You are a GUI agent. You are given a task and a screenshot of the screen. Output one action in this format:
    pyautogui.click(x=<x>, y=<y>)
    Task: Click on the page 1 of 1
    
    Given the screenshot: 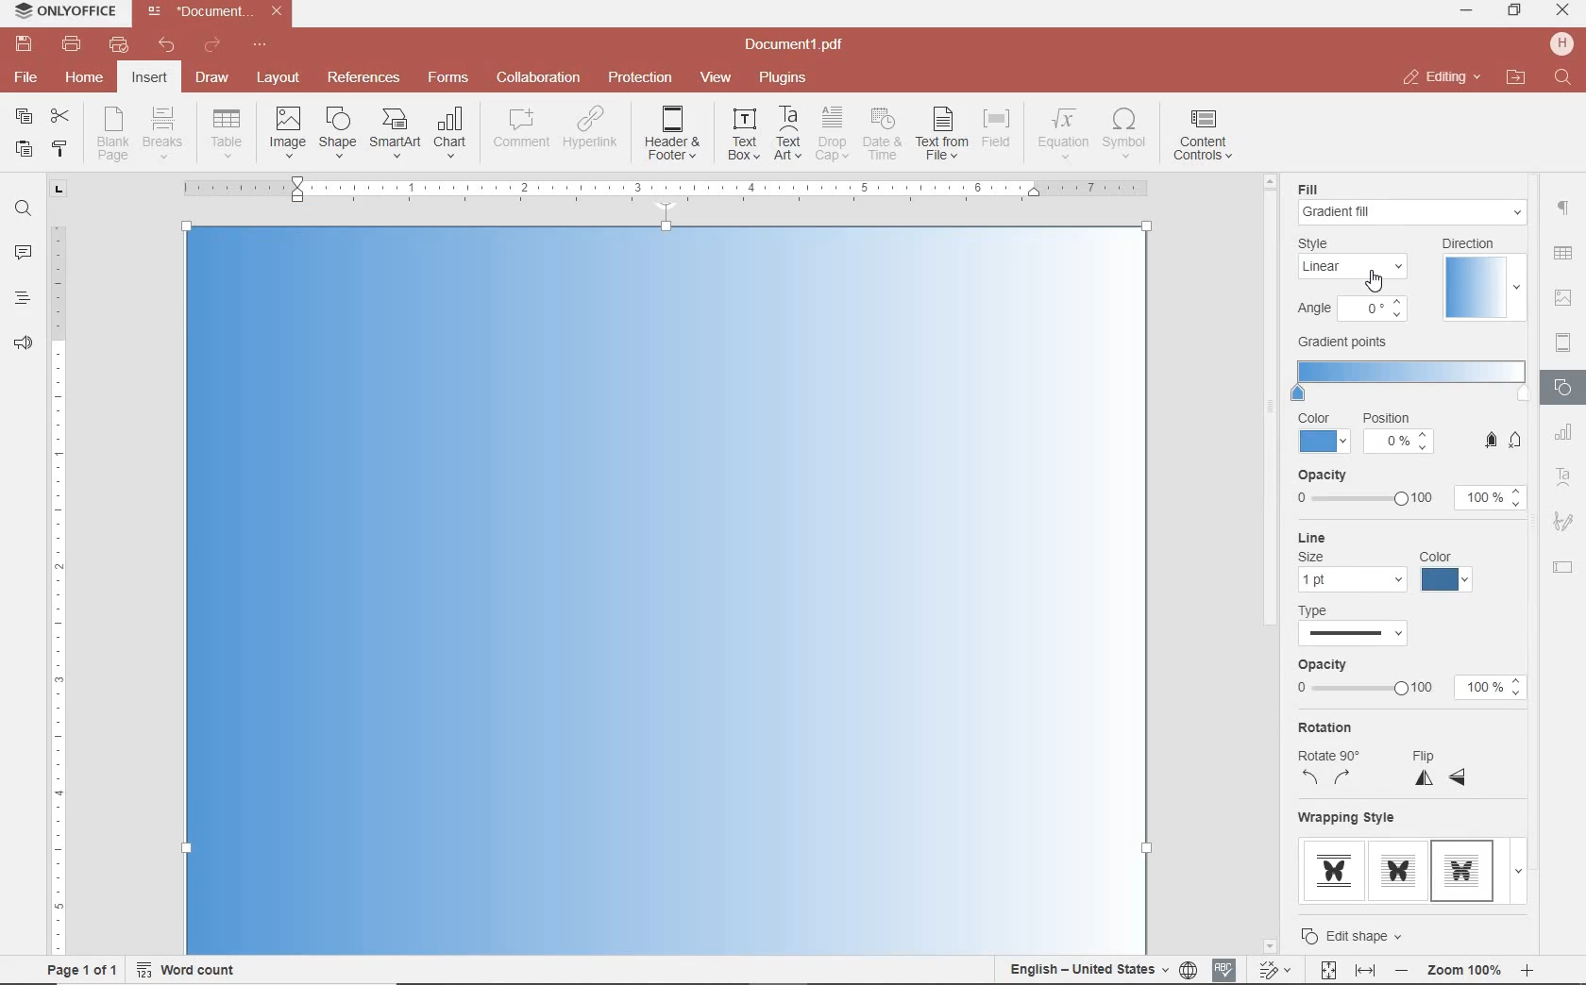 What is the action you would take?
    pyautogui.click(x=78, y=968)
    